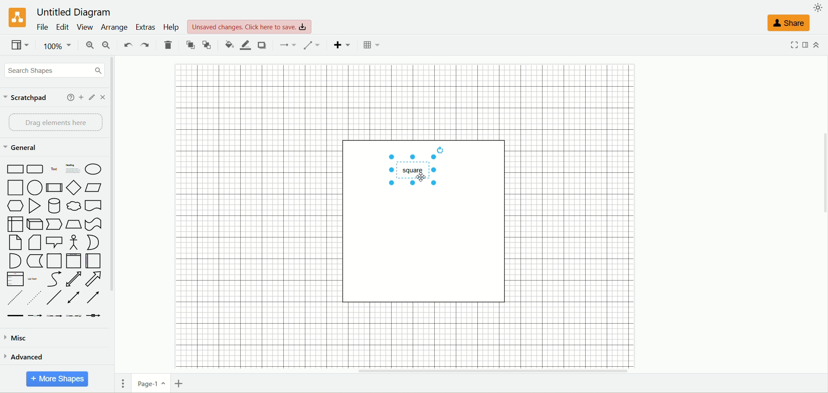  What do you see at coordinates (804, 45) in the screenshot?
I see `format` at bounding box center [804, 45].